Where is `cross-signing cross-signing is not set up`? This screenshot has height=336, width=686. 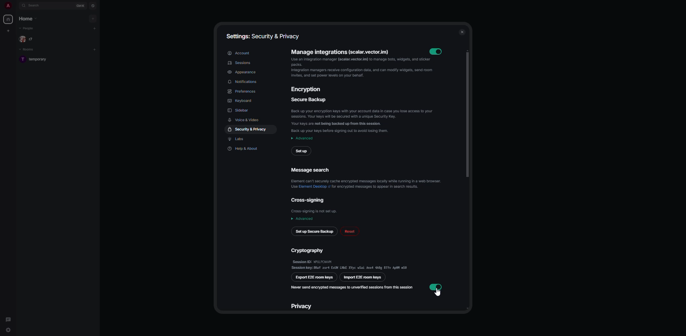
cross-signing cross-signing is not set up is located at coordinates (315, 206).